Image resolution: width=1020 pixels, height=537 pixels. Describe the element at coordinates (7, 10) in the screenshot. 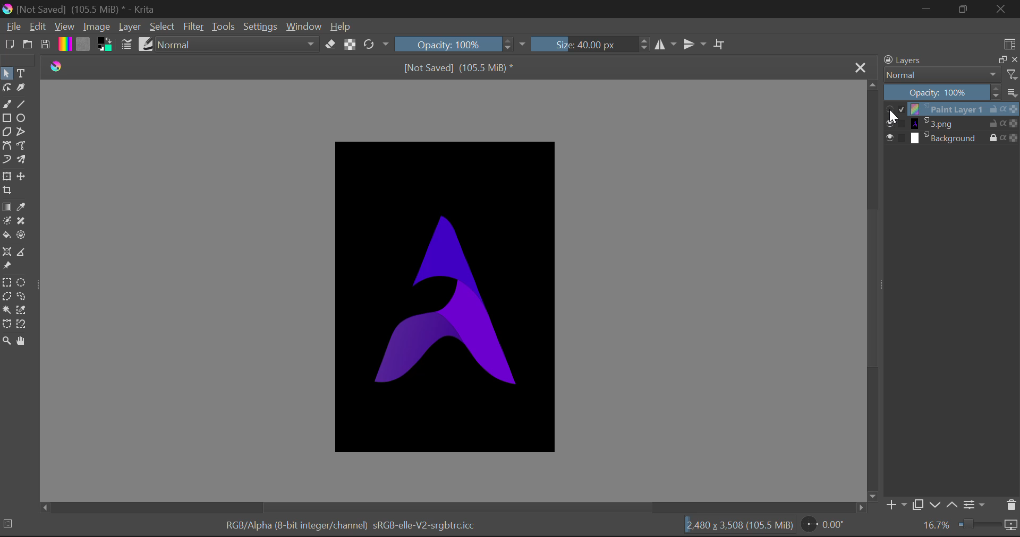

I see `logo` at that location.